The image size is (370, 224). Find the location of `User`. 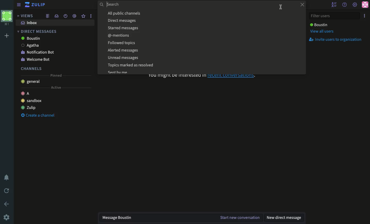

User is located at coordinates (319, 25).